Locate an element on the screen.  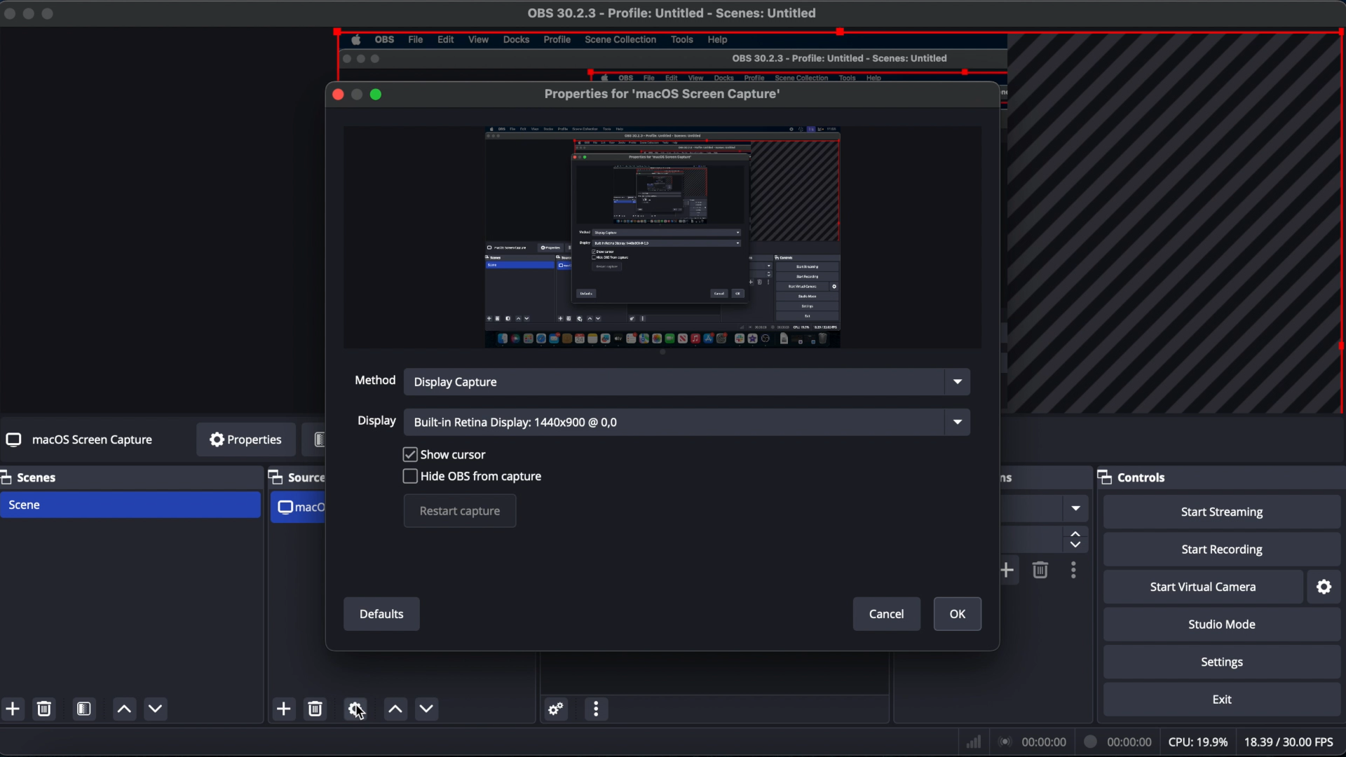
start streaming is located at coordinates (1223, 512).